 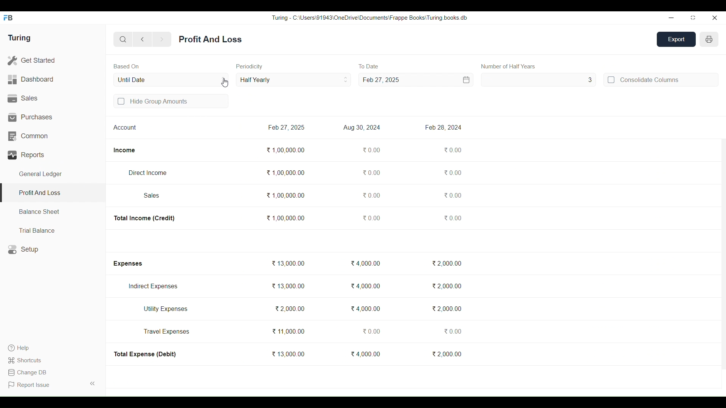 I want to click on 4,000.00, so click(x=366, y=286).